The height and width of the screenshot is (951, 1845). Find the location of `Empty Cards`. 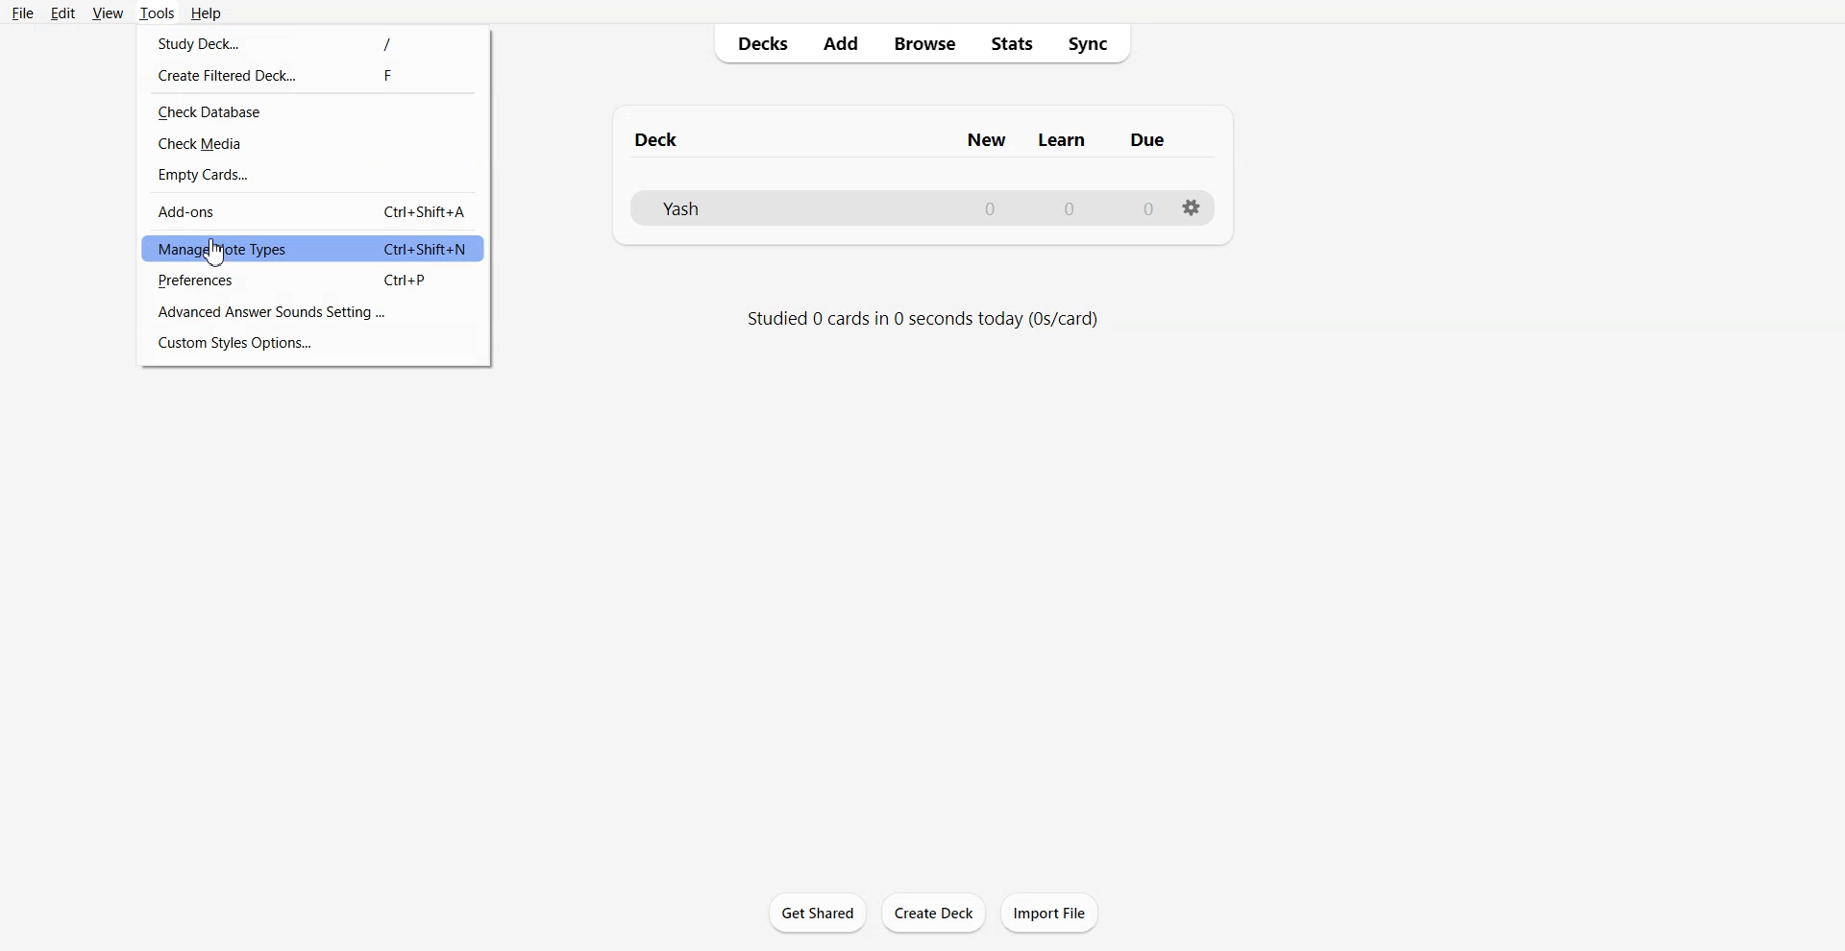

Empty Cards is located at coordinates (309, 175).